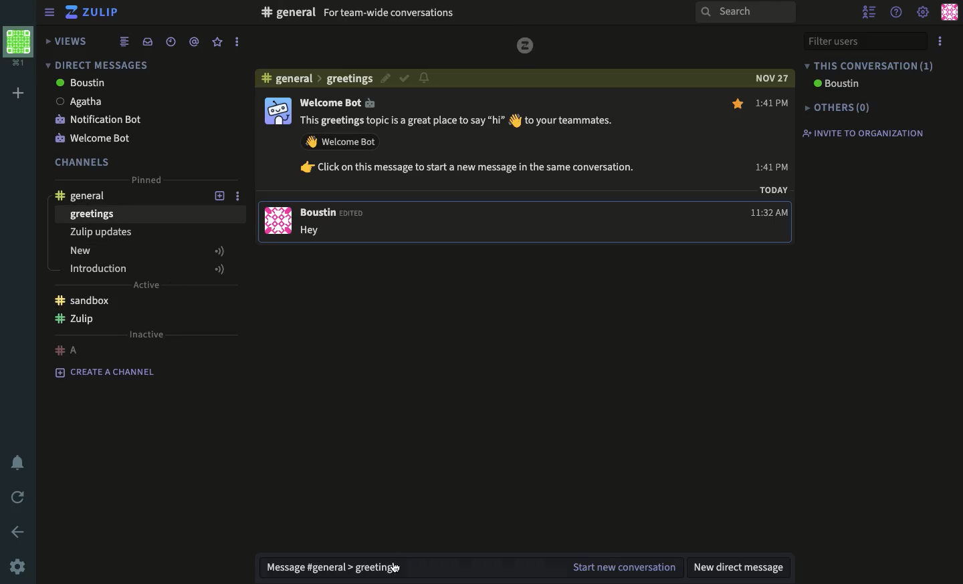 This screenshot has width=963, height=584. I want to click on logo, so click(526, 45).